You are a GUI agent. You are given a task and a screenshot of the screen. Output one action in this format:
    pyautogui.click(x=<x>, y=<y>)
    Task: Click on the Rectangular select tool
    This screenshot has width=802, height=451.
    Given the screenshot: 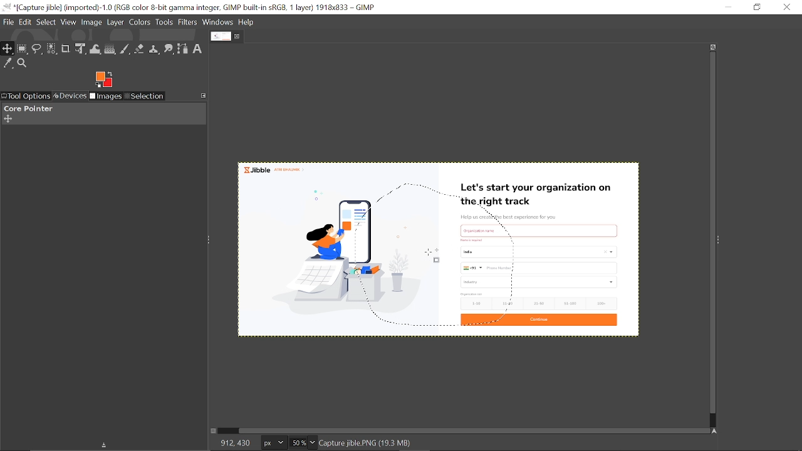 What is the action you would take?
    pyautogui.click(x=23, y=49)
    